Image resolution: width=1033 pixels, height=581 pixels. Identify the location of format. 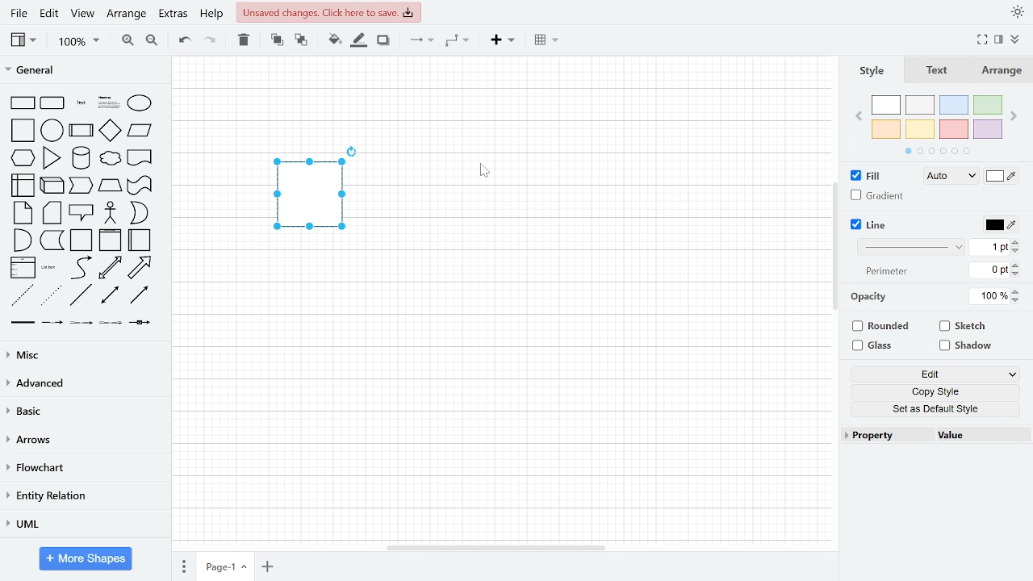
(999, 40).